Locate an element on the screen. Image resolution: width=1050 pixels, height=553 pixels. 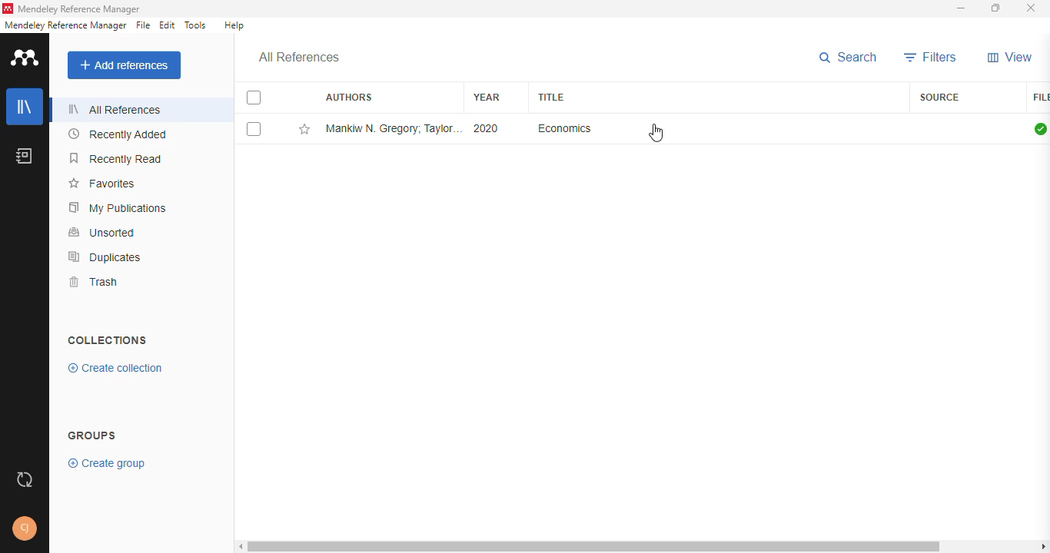
all references is located at coordinates (116, 109).